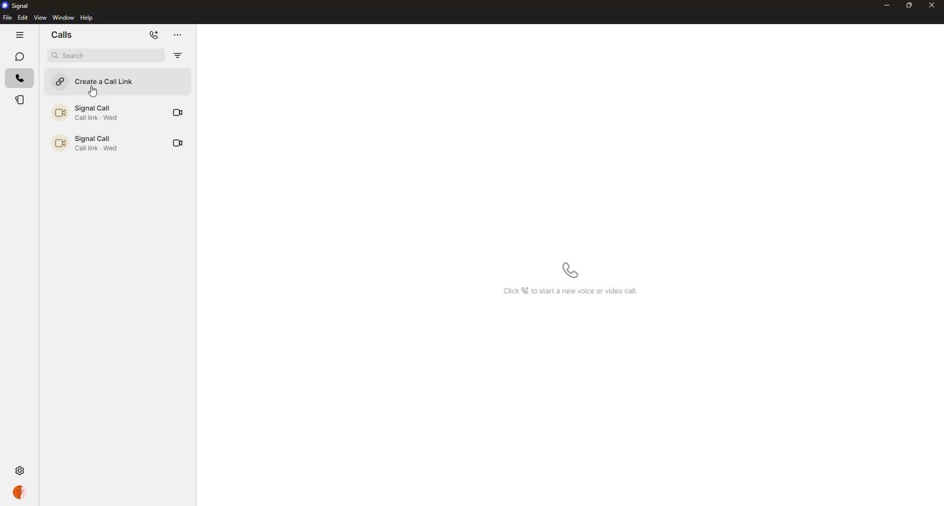 The height and width of the screenshot is (506, 944). What do you see at coordinates (19, 471) in the screenshot?
I see `settings` at bounding box center [19, 471].